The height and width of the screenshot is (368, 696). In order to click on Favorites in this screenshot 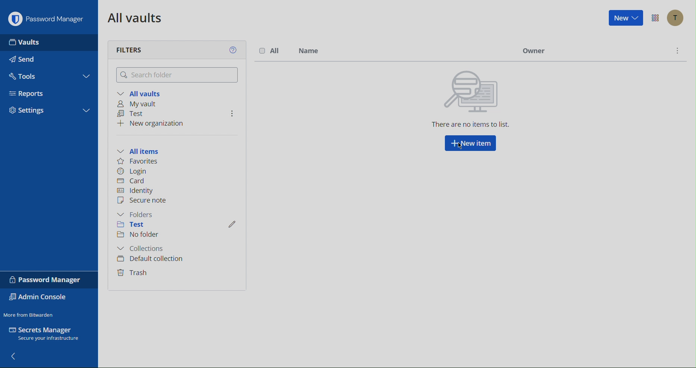, I will do `click(139, 162)`.